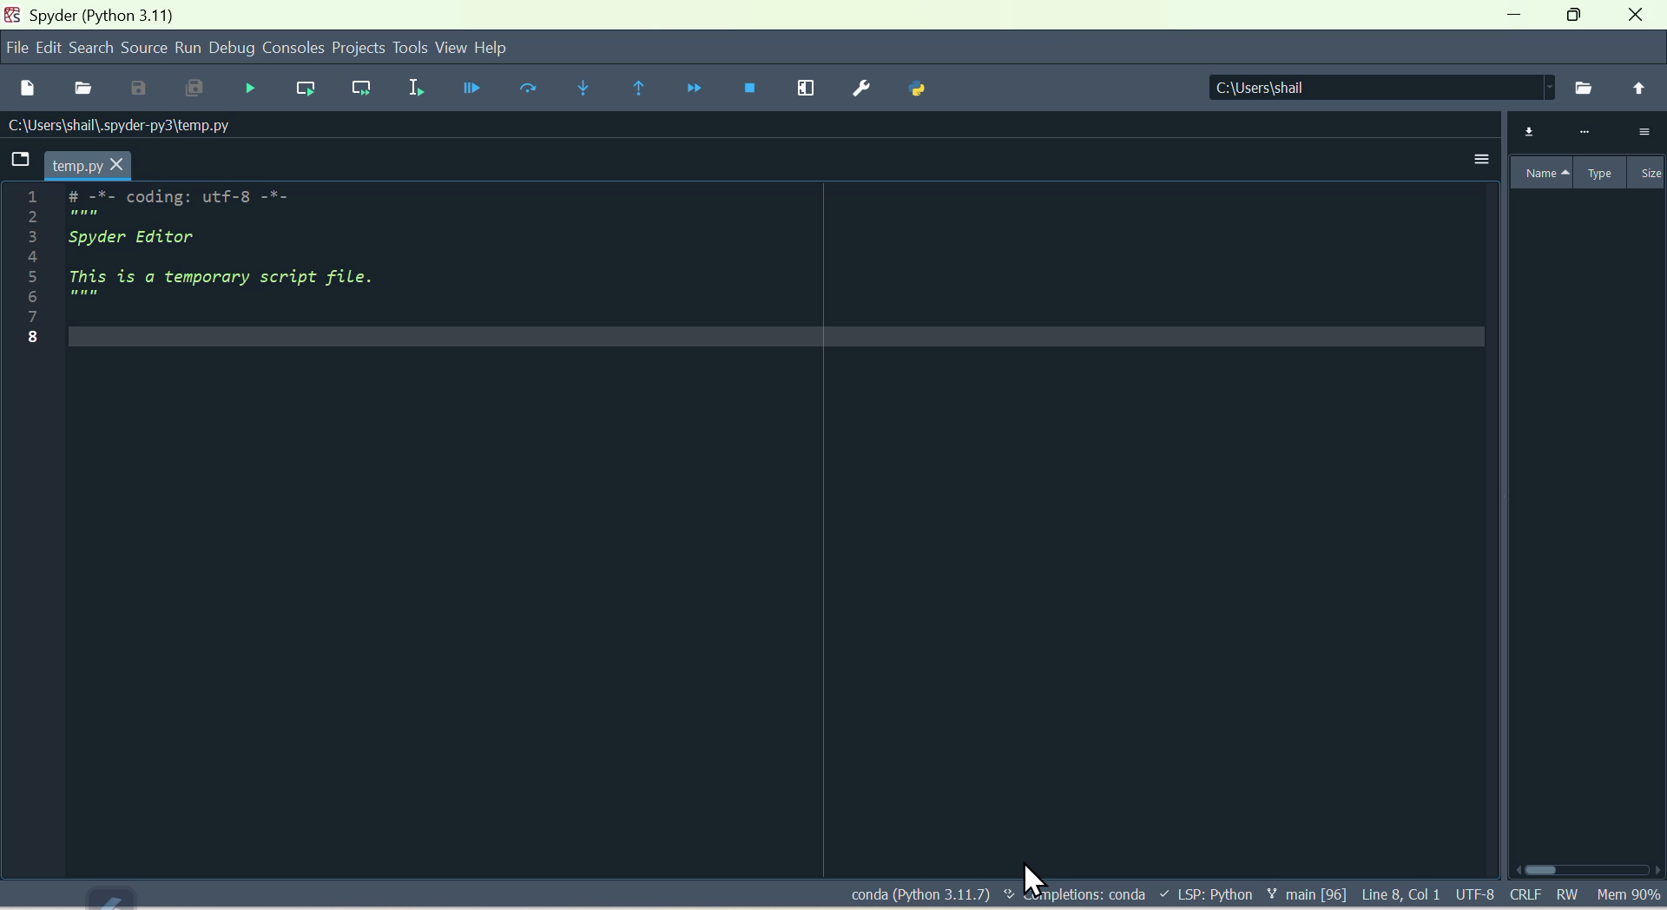 The height and width of the screenshot is (910, 1667). I want to click on , so click(471, 89).